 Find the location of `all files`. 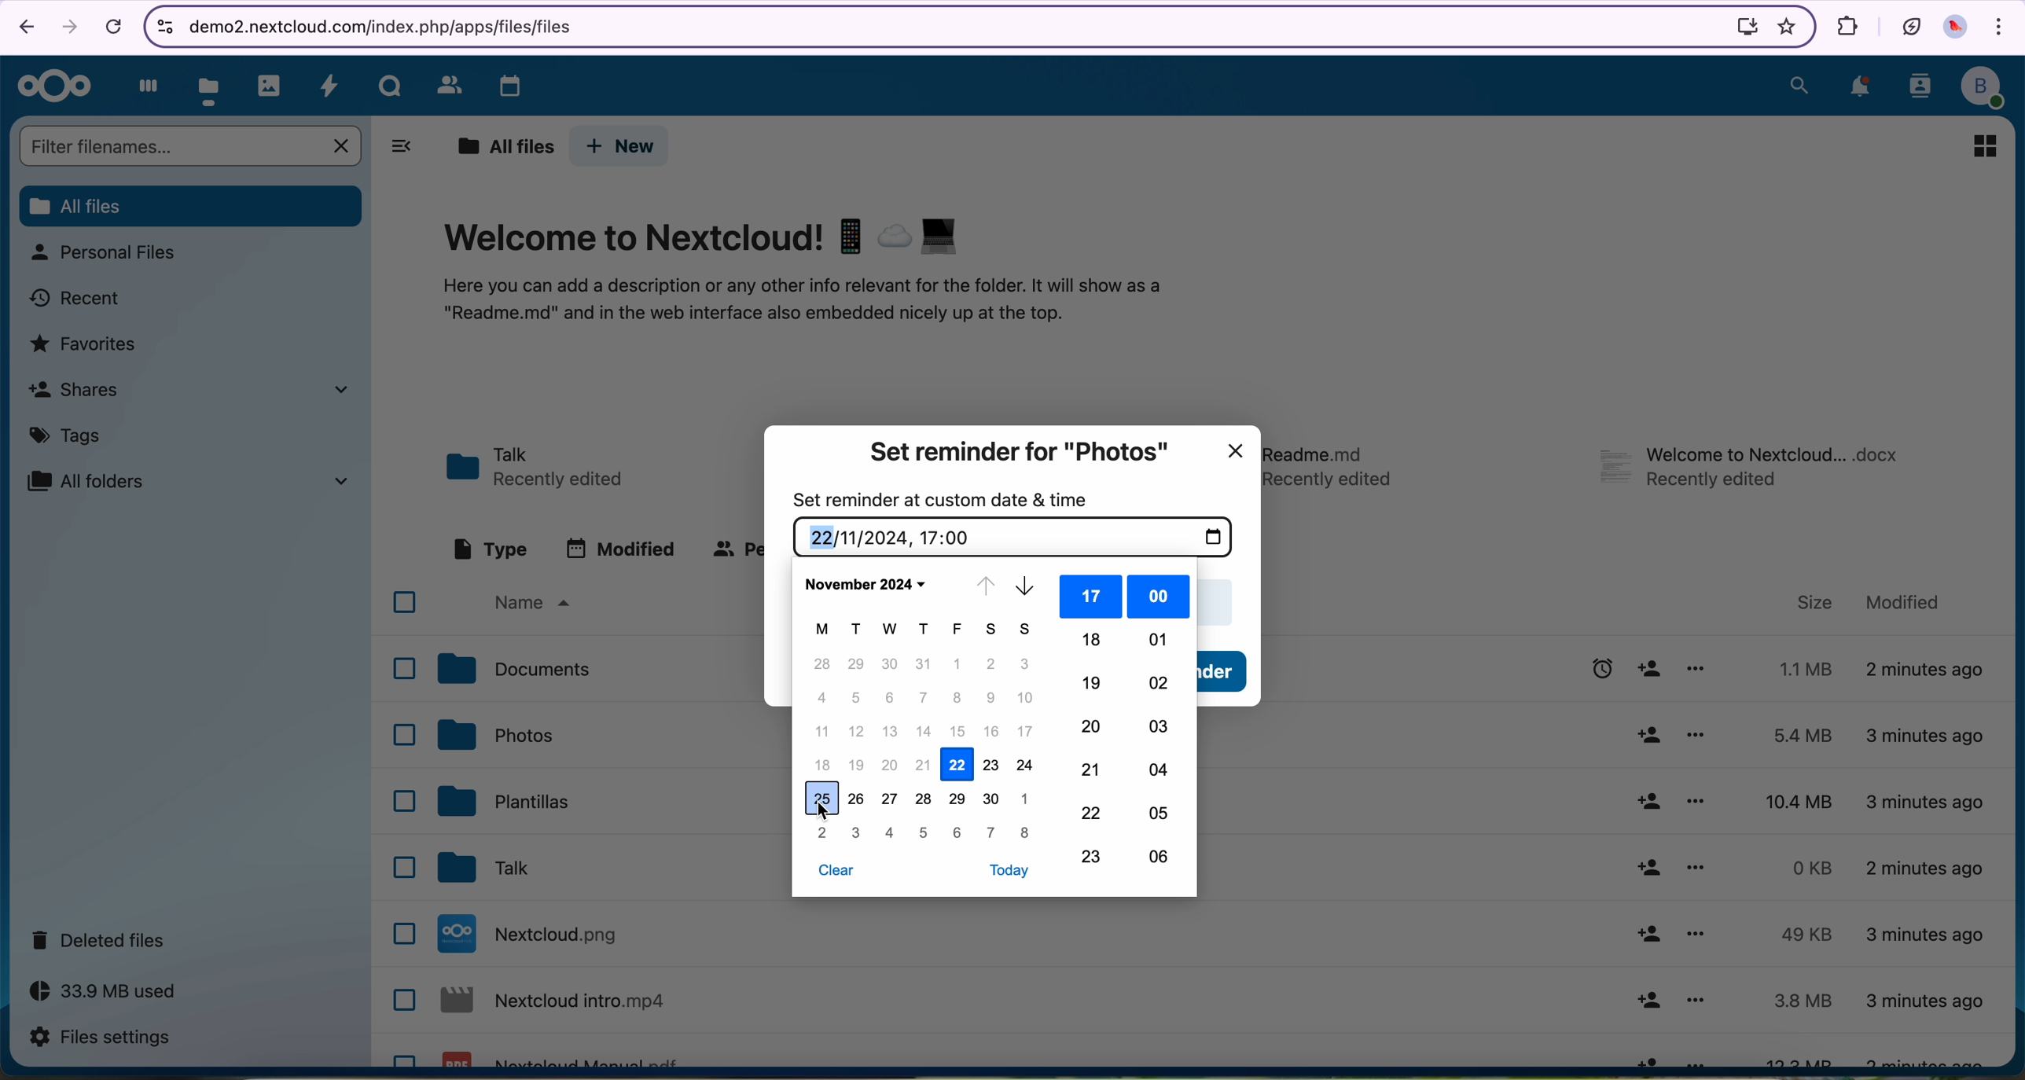

all files is located at coordinates (191, 207).